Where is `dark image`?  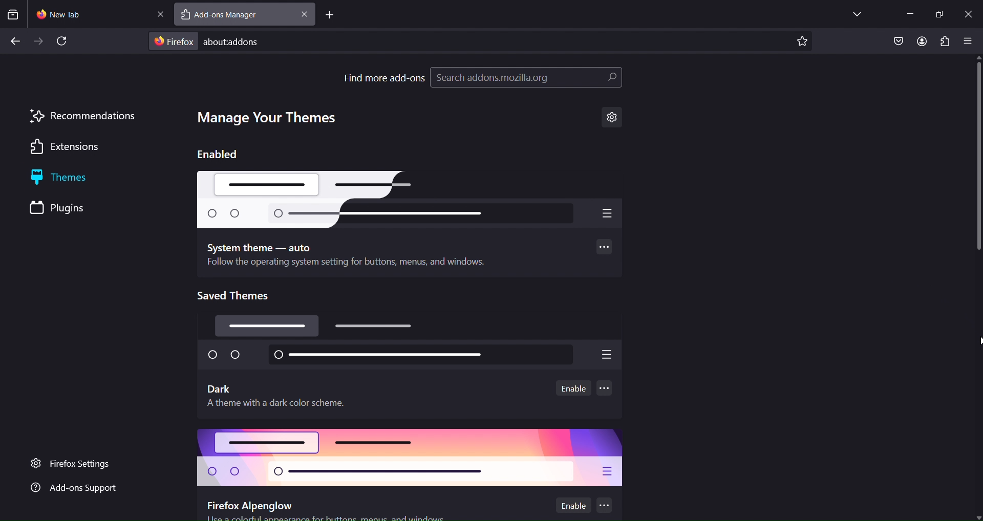 dark image is located at coordinates (413, 343).